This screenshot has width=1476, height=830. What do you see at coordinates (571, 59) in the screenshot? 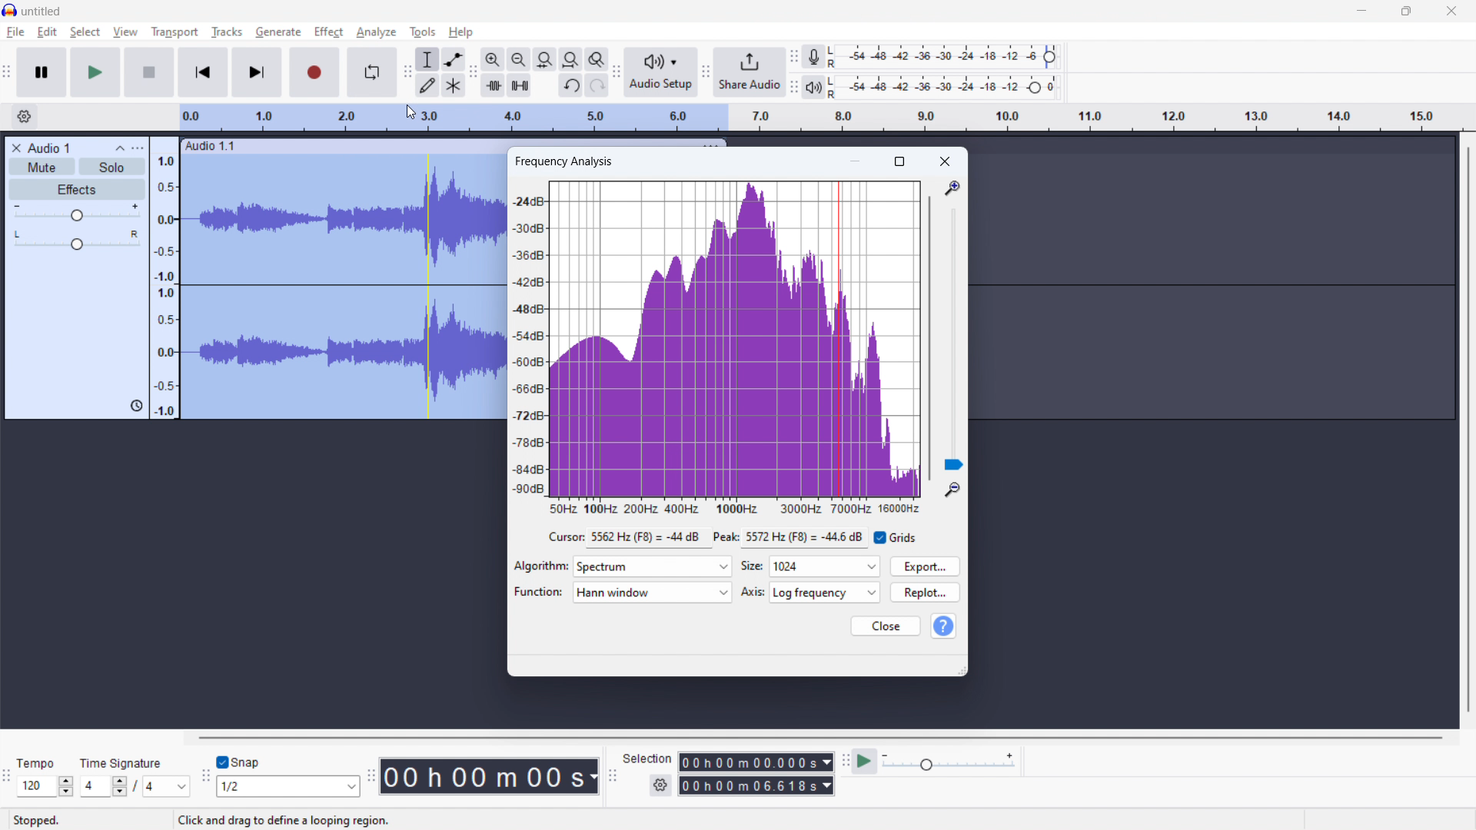
I see `fit project to width` at bounding box center [571, 59].